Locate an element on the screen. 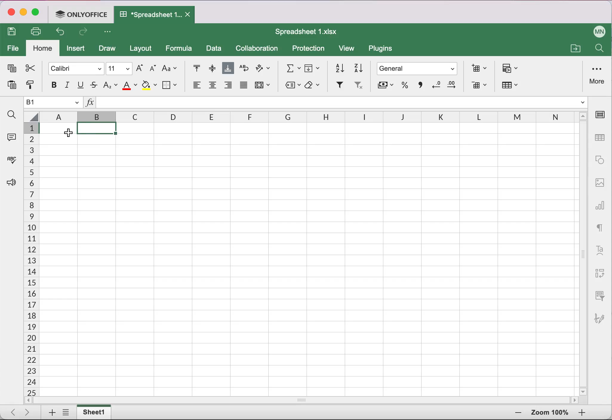 This screenshot has width=612, height=420. accounting style is located at coordinates (385, 87).